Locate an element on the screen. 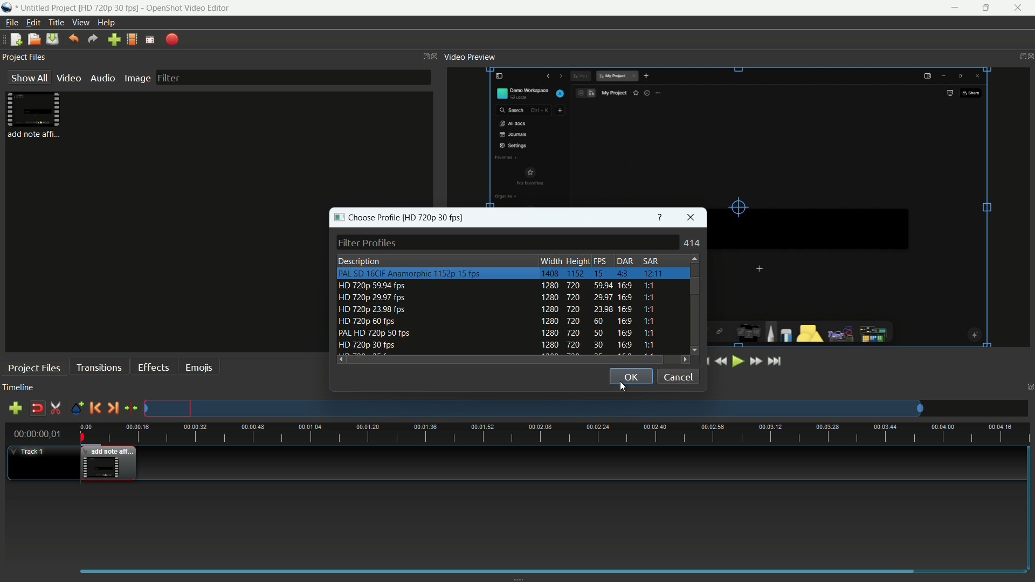  current time is located at coordinates (34, 433).